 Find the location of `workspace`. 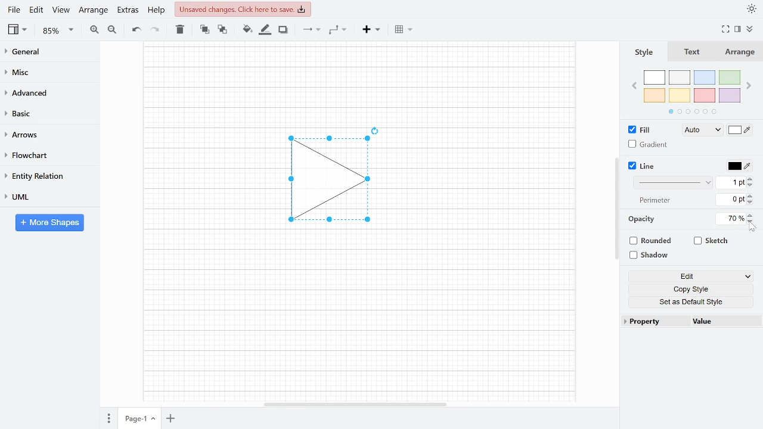

workspace is located at coordinates (488, 180).